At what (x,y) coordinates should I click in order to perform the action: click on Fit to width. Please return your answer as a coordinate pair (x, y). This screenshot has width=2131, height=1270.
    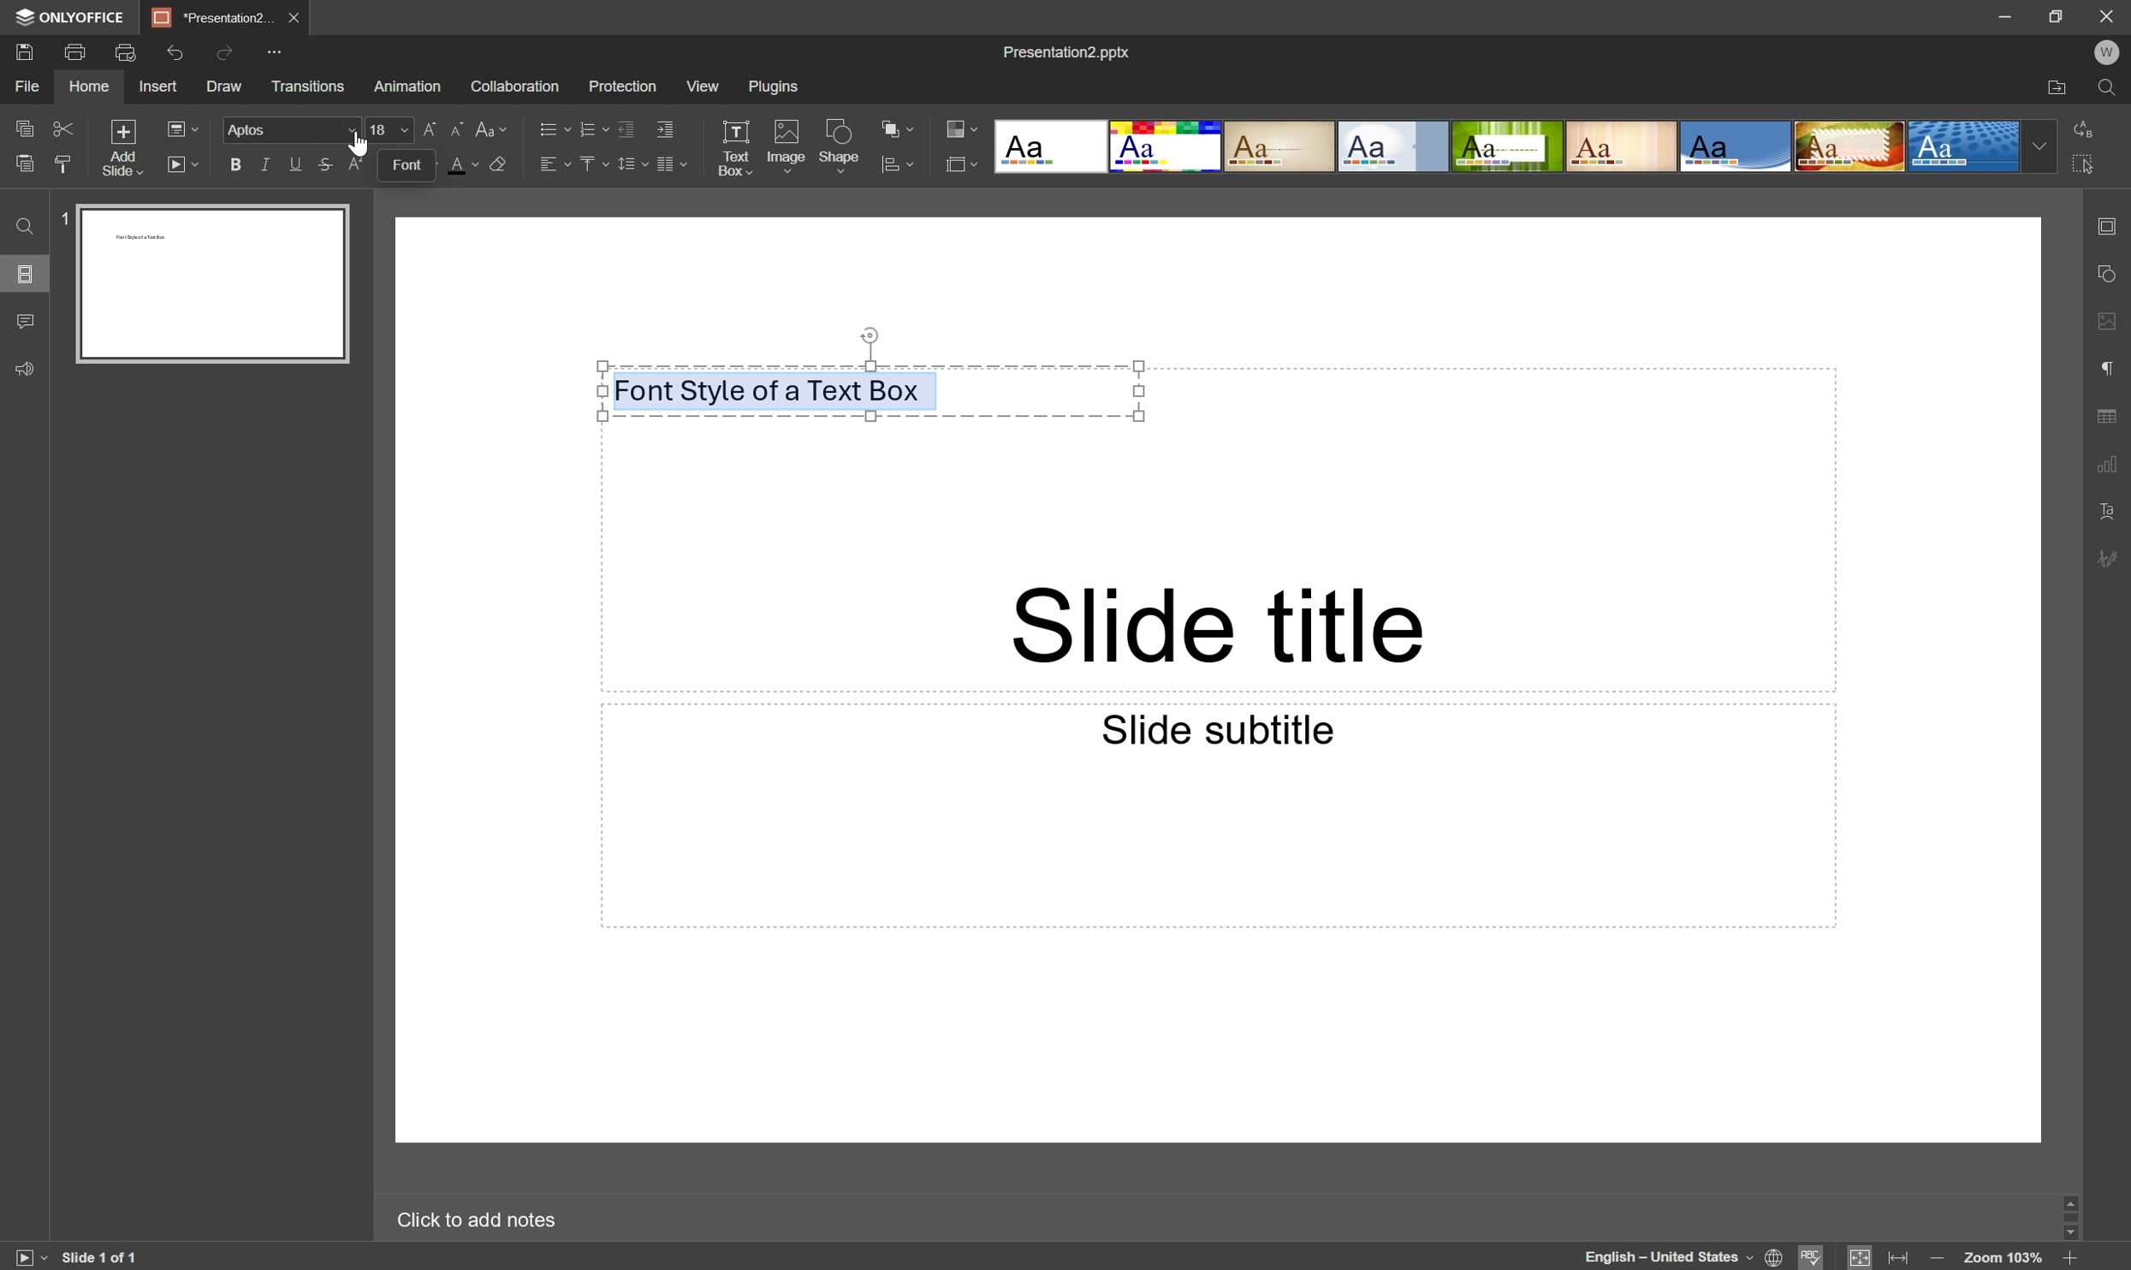
    Looking at the image, I should click on (1902, 1257).